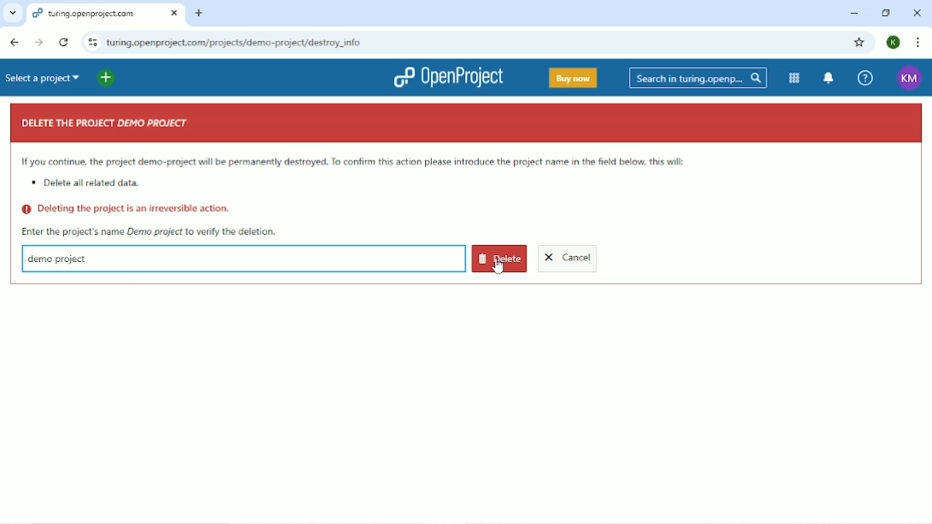  Describe the element at coordinates (63, 42) in the screenshot. I see `Reload this page` at that location.